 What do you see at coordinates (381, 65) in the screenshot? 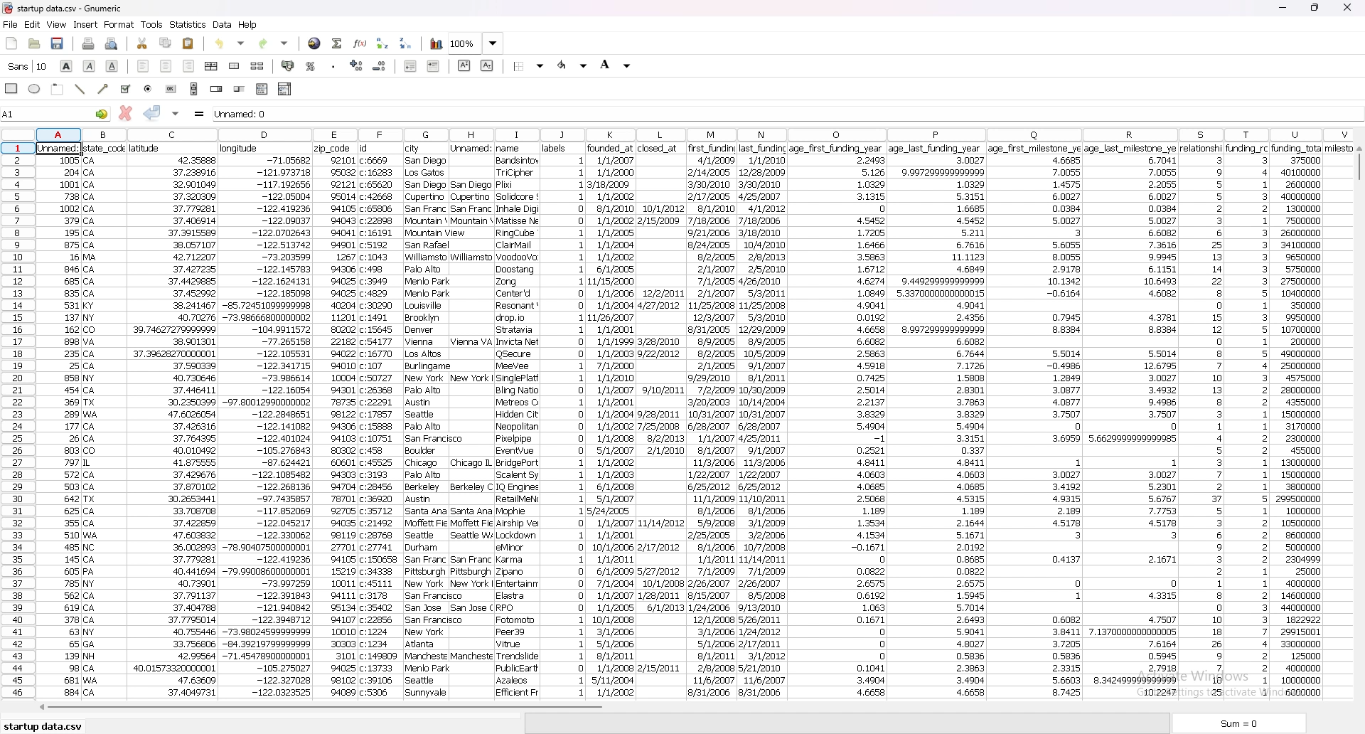
I see `decrease decimals` at bounding box center [381, 65].